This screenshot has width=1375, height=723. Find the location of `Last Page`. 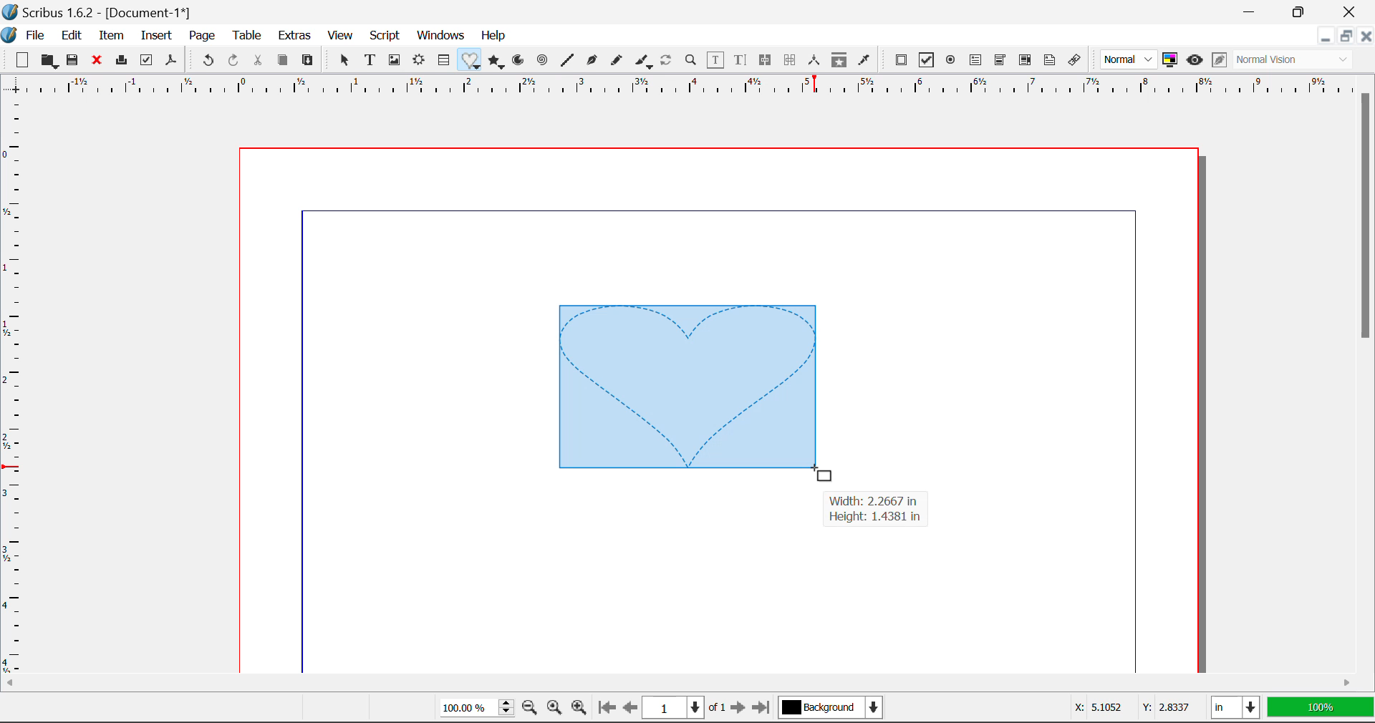

Last Page is located at coordinates (763, 708).